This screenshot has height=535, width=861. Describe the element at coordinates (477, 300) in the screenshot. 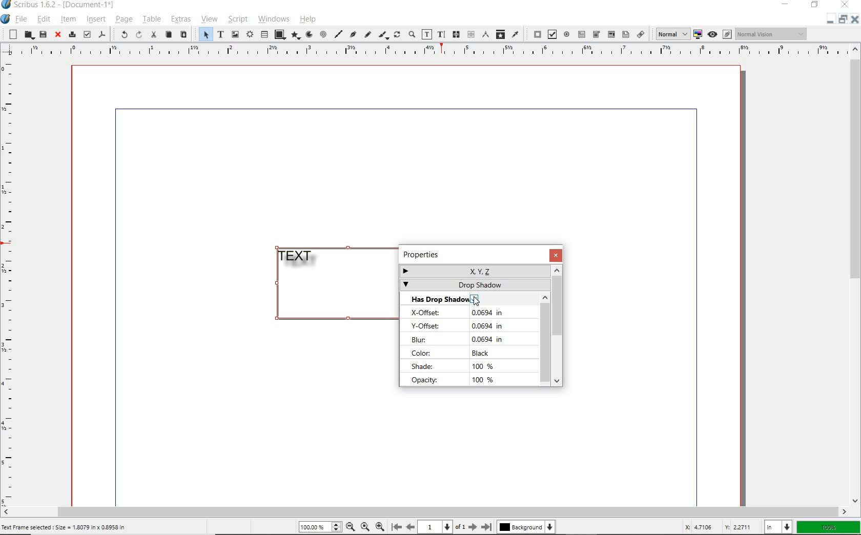

I see `Cursor Position` at that location.